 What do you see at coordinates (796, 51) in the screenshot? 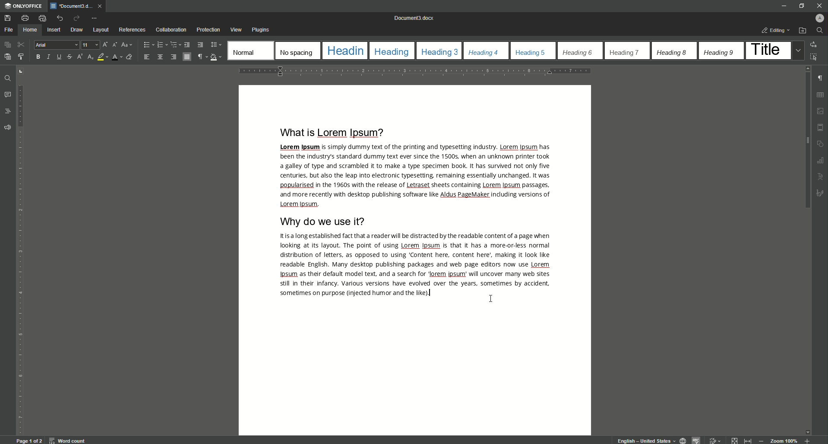
I see `Drop down` at bounding box center [796, 51].